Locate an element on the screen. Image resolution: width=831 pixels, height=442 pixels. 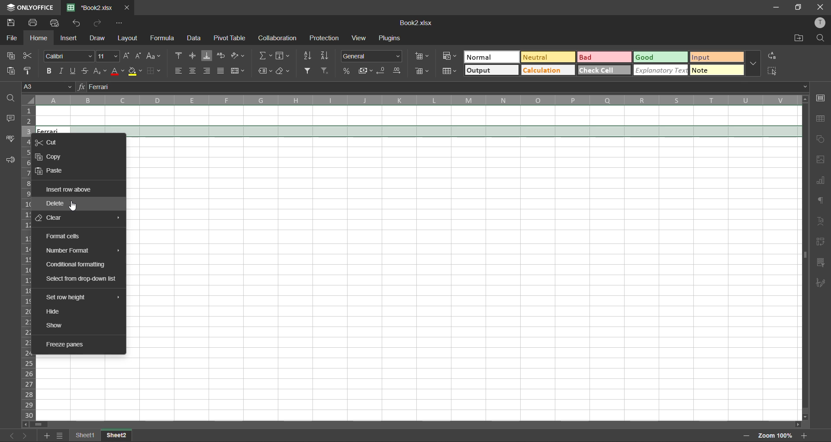
italic is located at coordinates (62, 72).